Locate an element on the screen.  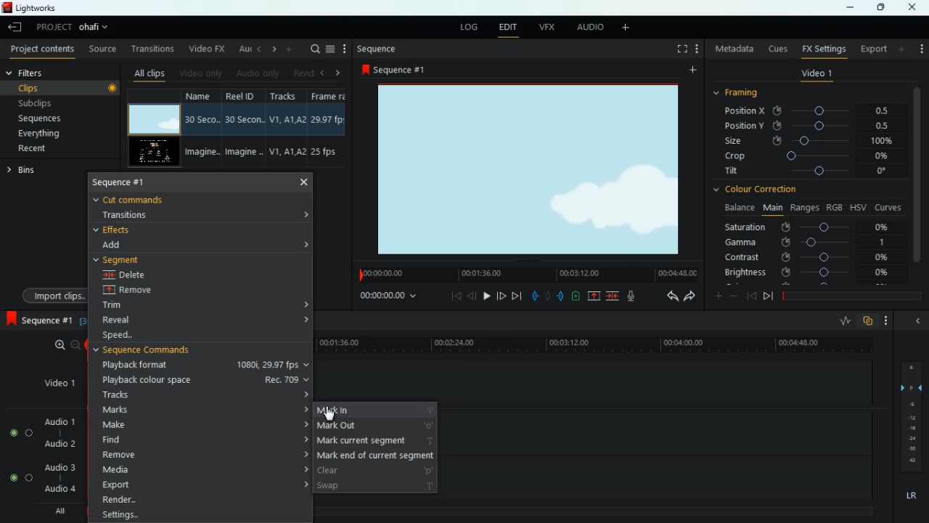
marks is located at coordinates (204, 411).